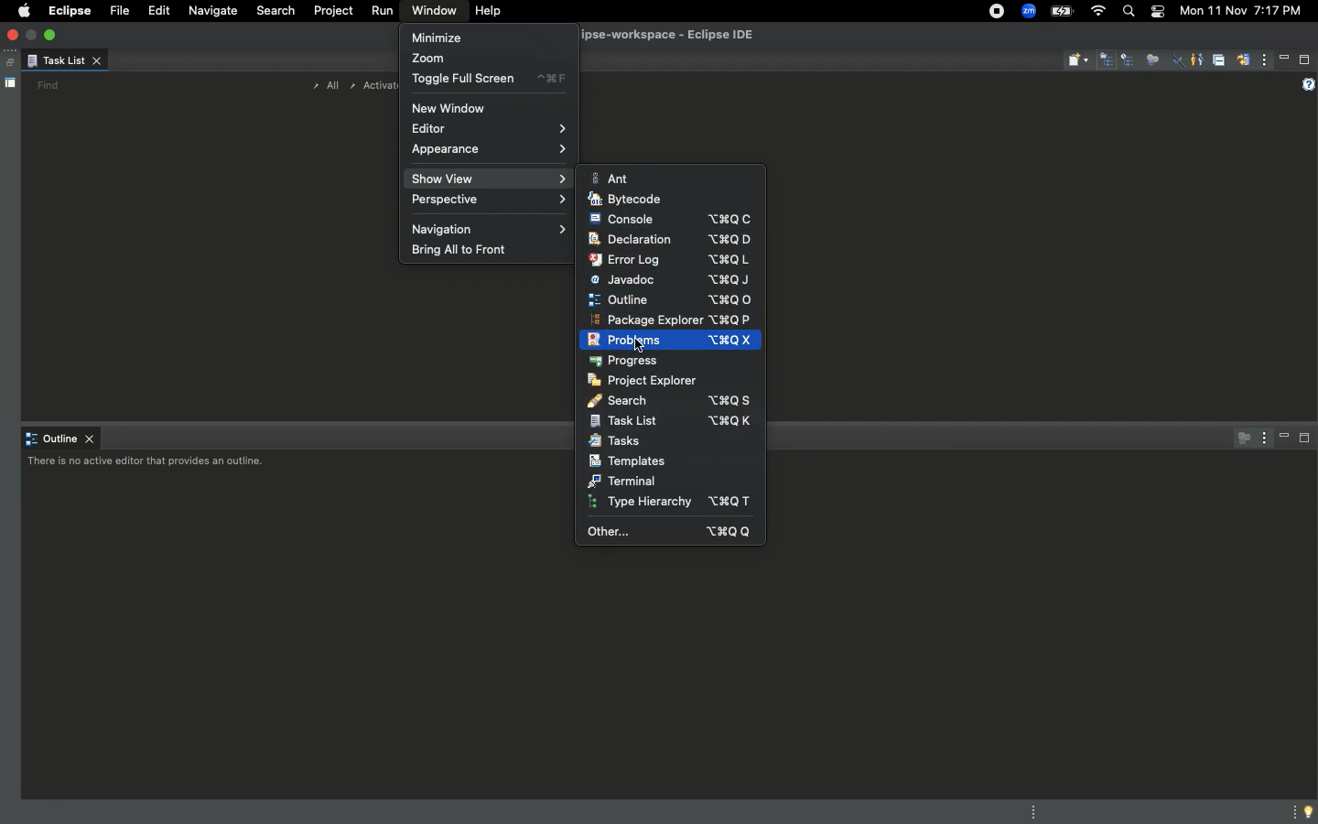 Image resolution: width=1318 pixels, height=824 pixels. I want to click on Date/time, so click(1239, 11).